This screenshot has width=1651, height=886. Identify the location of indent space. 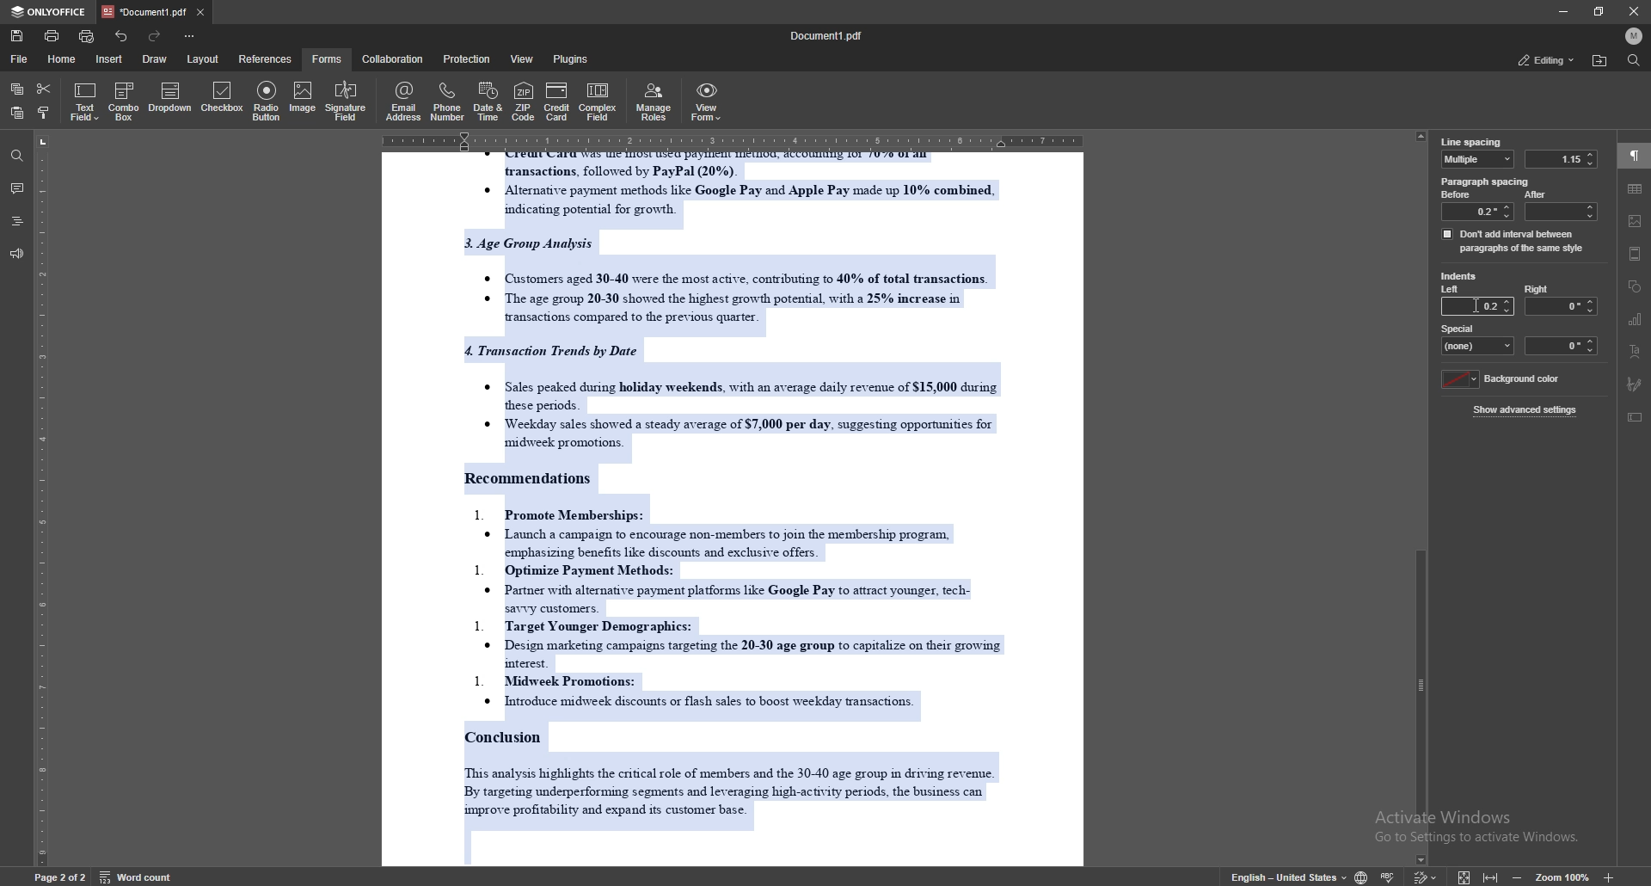
(1562, 346).